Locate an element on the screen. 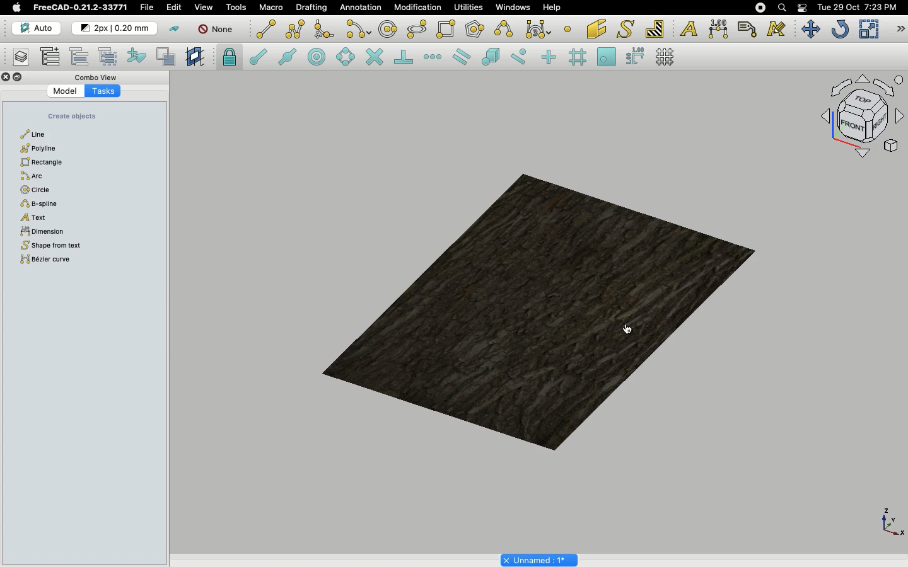  Line is located at coordinates (264, 29).